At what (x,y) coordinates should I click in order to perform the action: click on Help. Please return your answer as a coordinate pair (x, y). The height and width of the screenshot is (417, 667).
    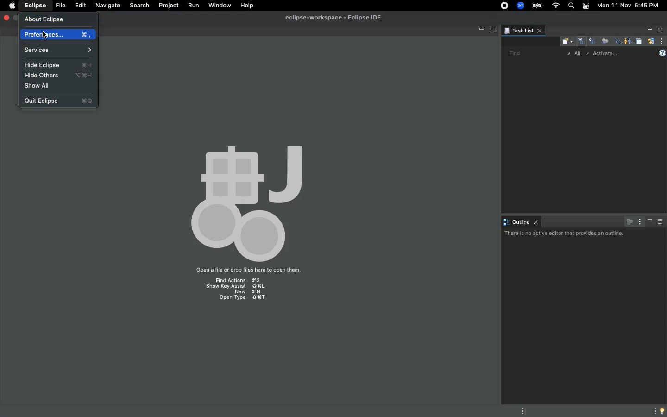
    Looking at the image, I should click on (247, 5).